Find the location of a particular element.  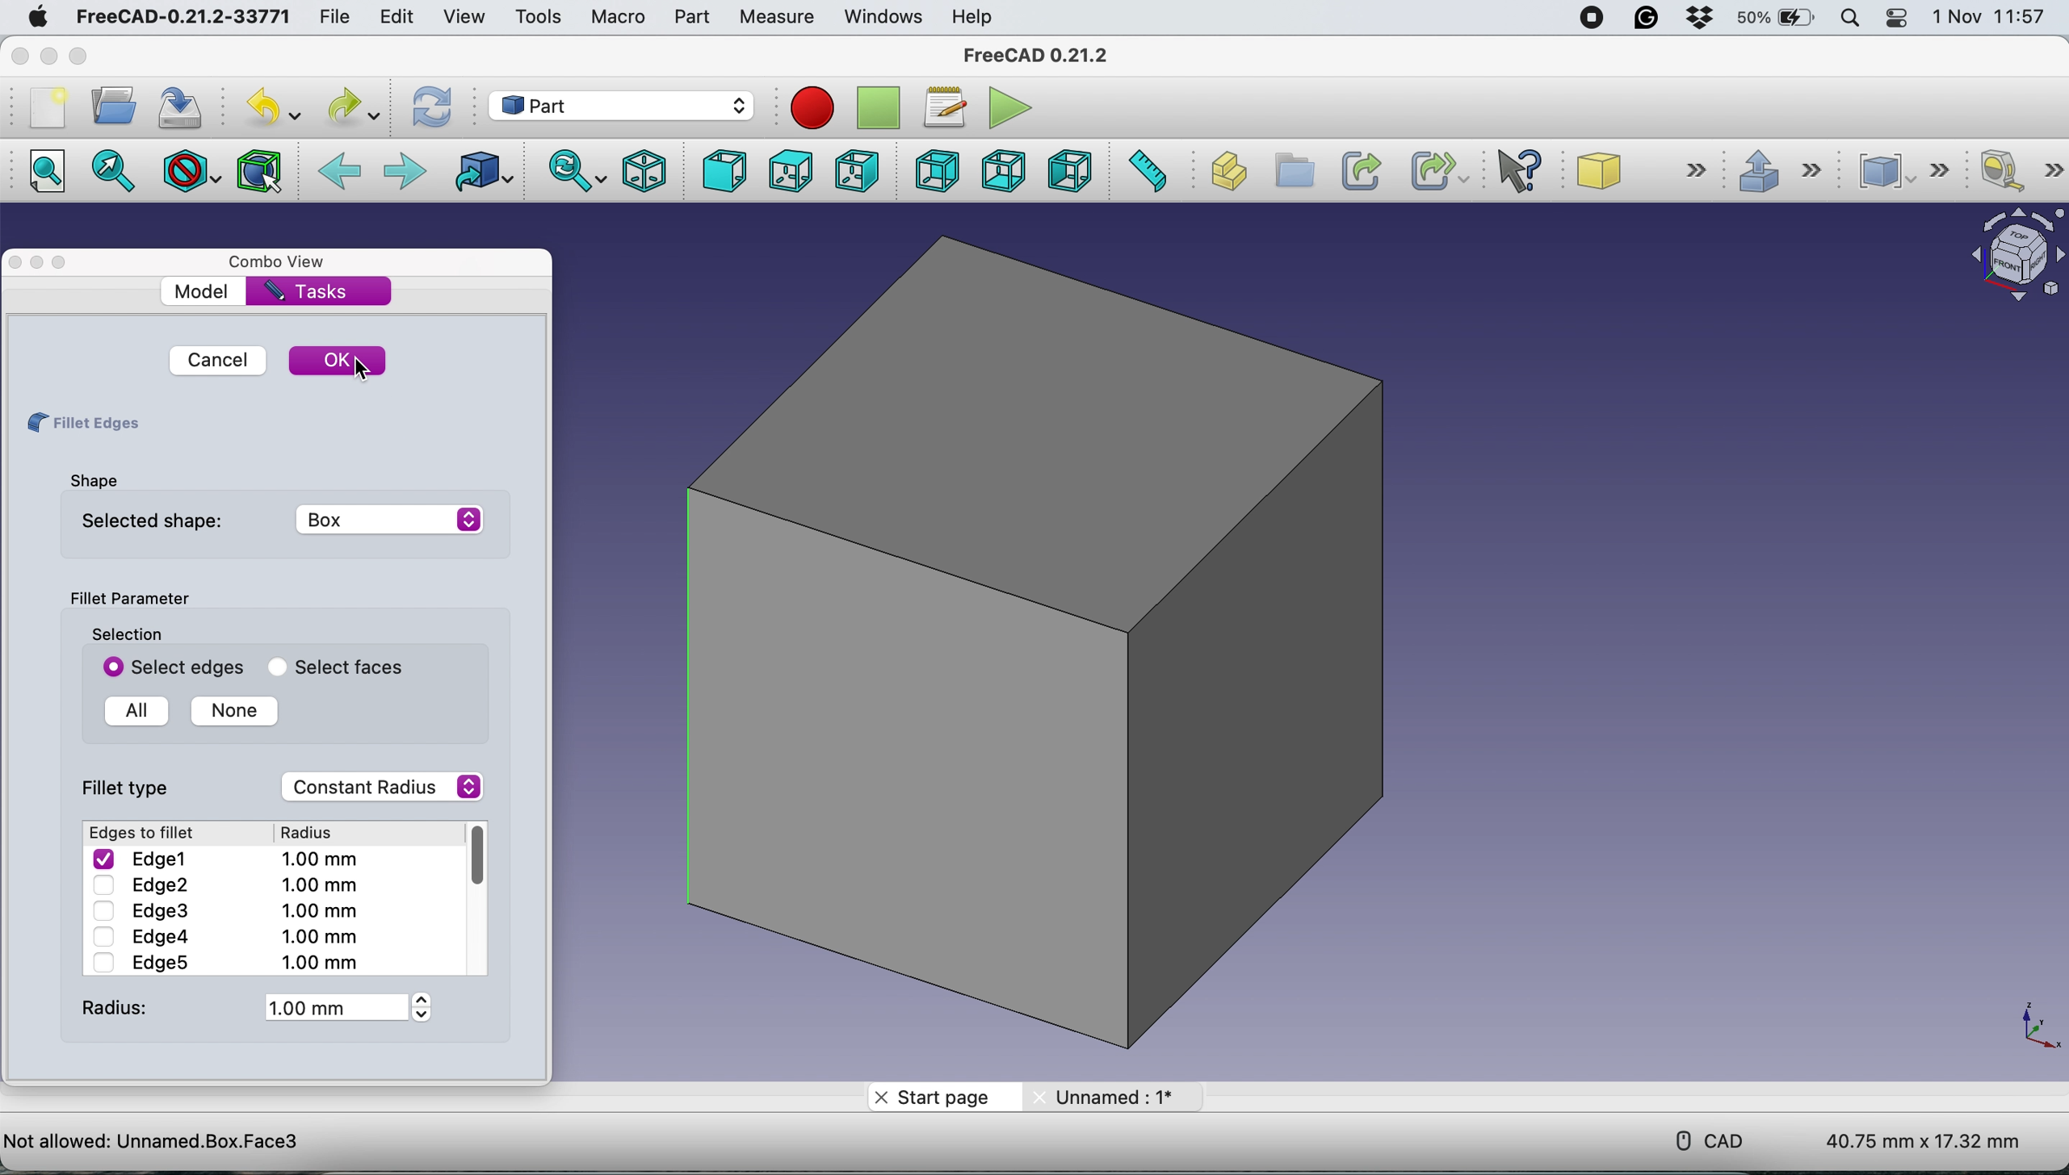

tools is located at coordinates (533, 17).